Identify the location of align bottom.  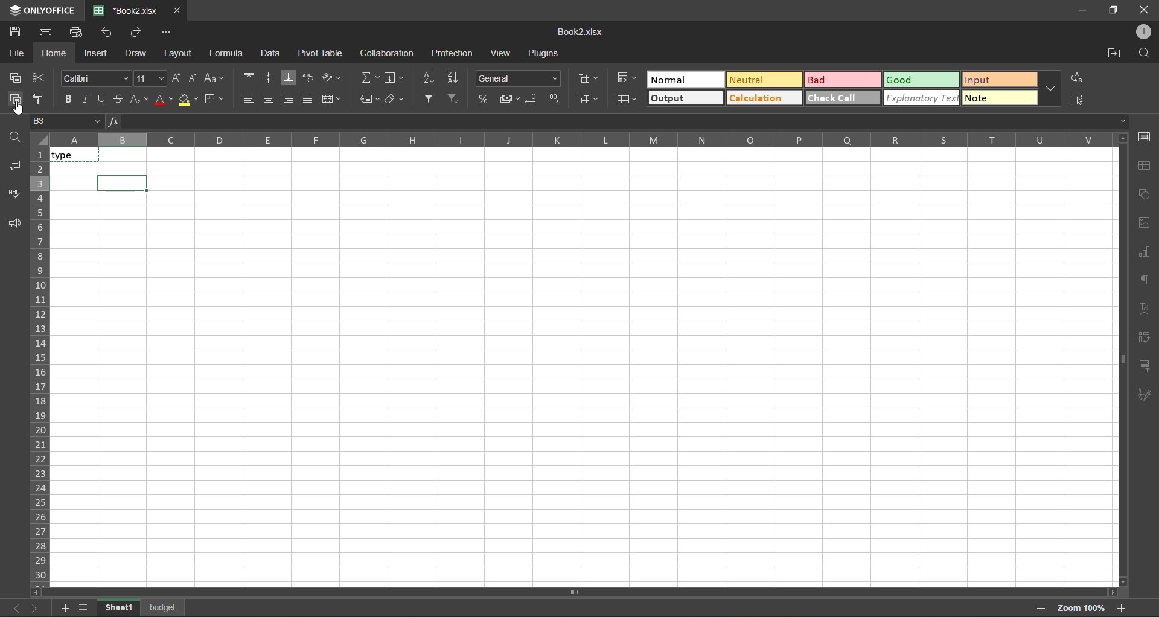
(289, 99).